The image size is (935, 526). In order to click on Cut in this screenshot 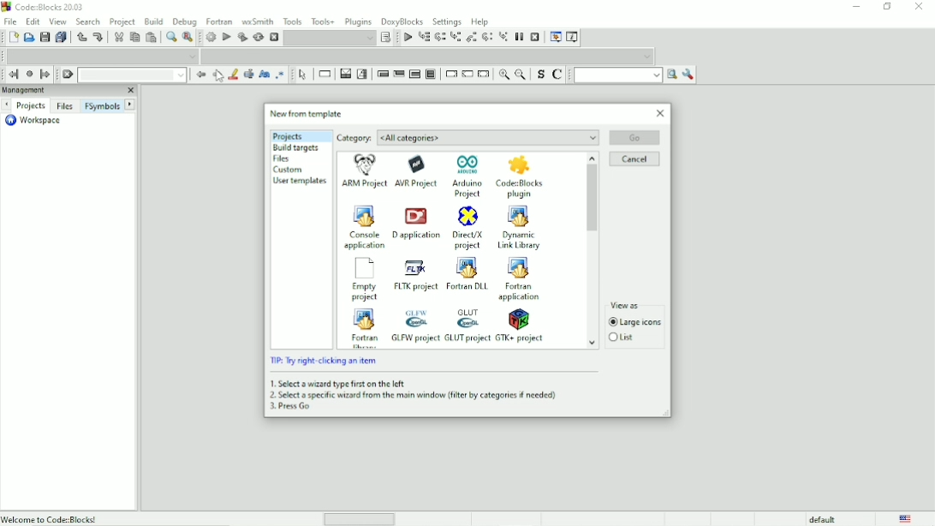, I will do `click(116, 38)`.